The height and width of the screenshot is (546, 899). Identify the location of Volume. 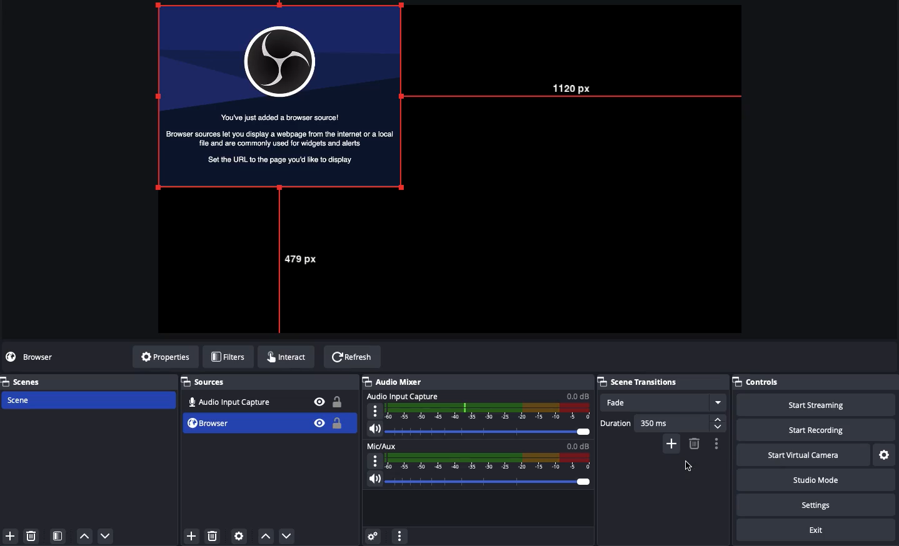
(480, 480).